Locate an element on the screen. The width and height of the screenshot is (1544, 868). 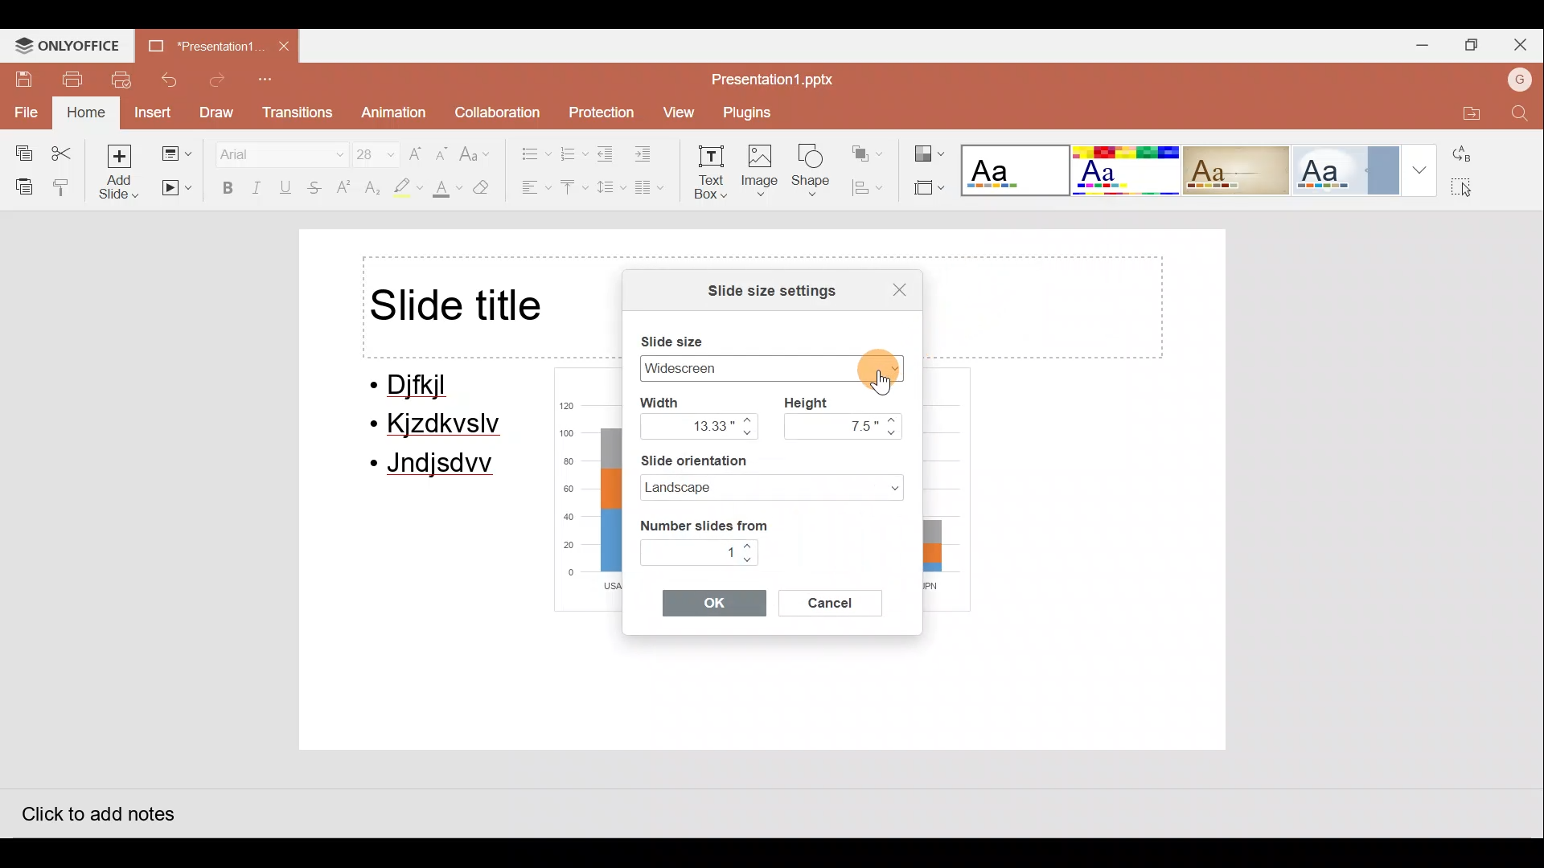
Cut is located at coordinates (66, 149).